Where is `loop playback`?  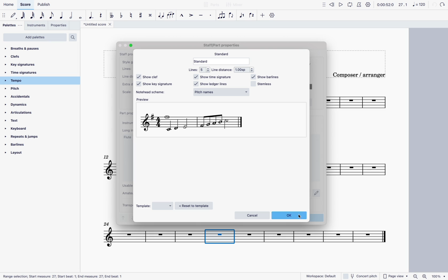 loop playback is located at coordinates (350, 4).